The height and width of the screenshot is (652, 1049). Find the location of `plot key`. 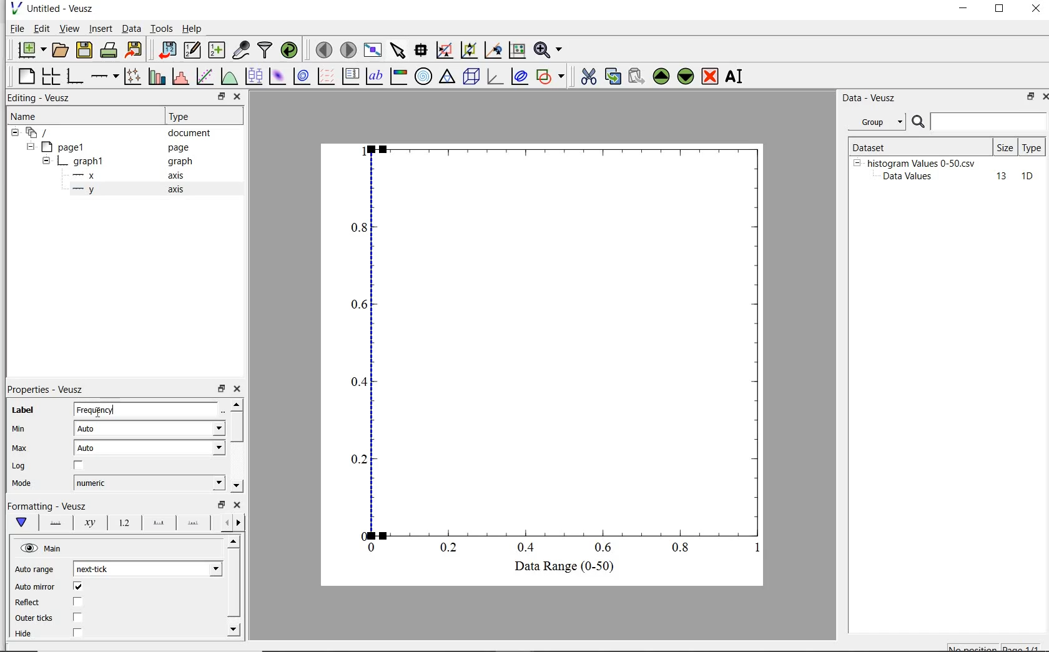

plot key is located at coordinates (350, 76).